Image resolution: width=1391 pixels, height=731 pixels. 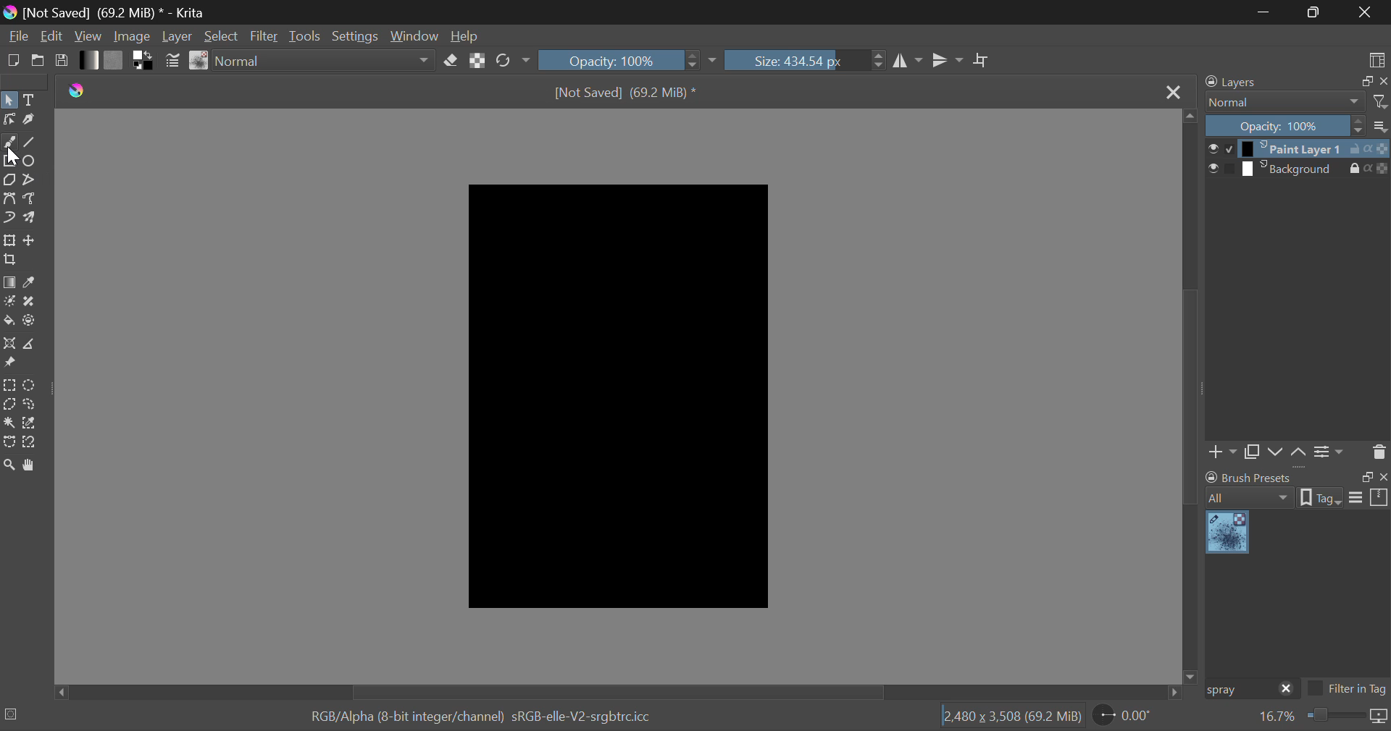 I want to click on Polyline, so click(x=30, y=180).